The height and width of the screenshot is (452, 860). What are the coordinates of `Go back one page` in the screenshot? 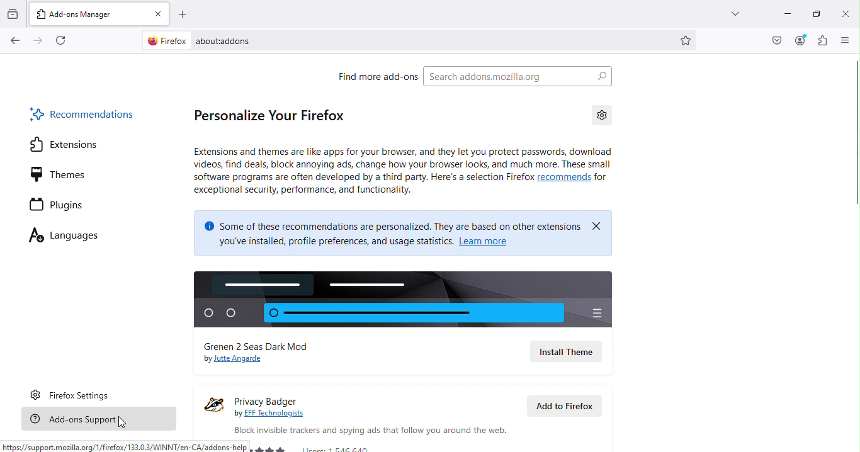 It's located at (16, 40).